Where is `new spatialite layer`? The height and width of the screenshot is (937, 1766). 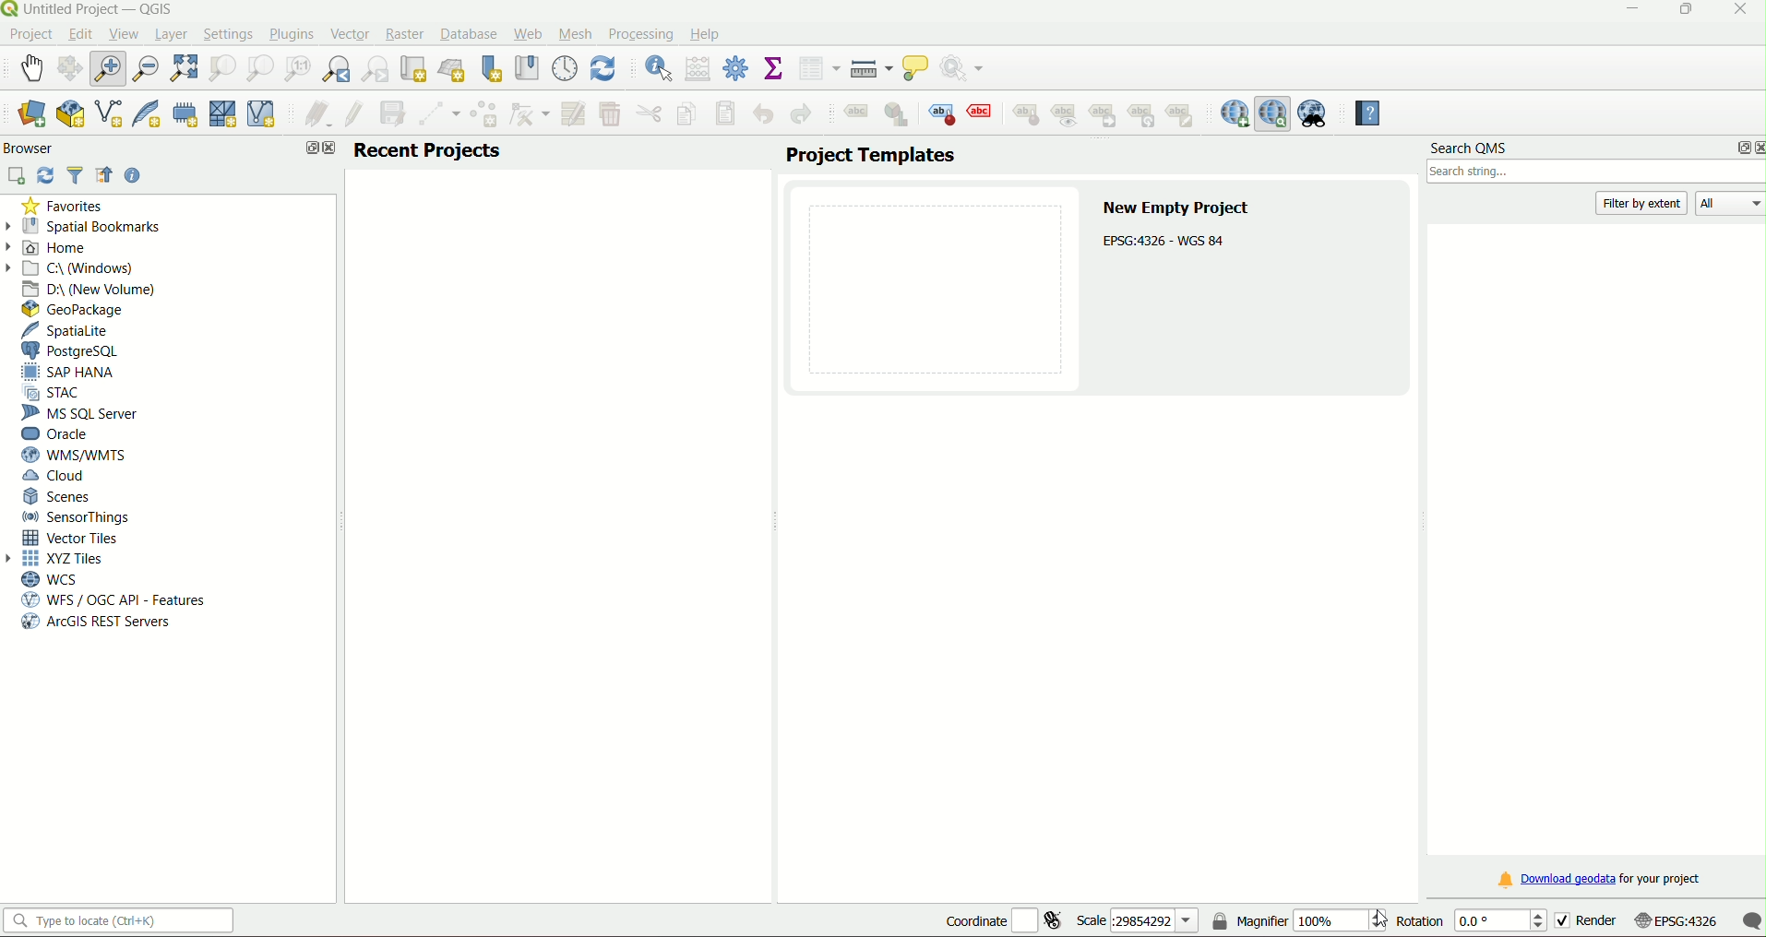
new spatialite layer is located at coordinates (144, 114).